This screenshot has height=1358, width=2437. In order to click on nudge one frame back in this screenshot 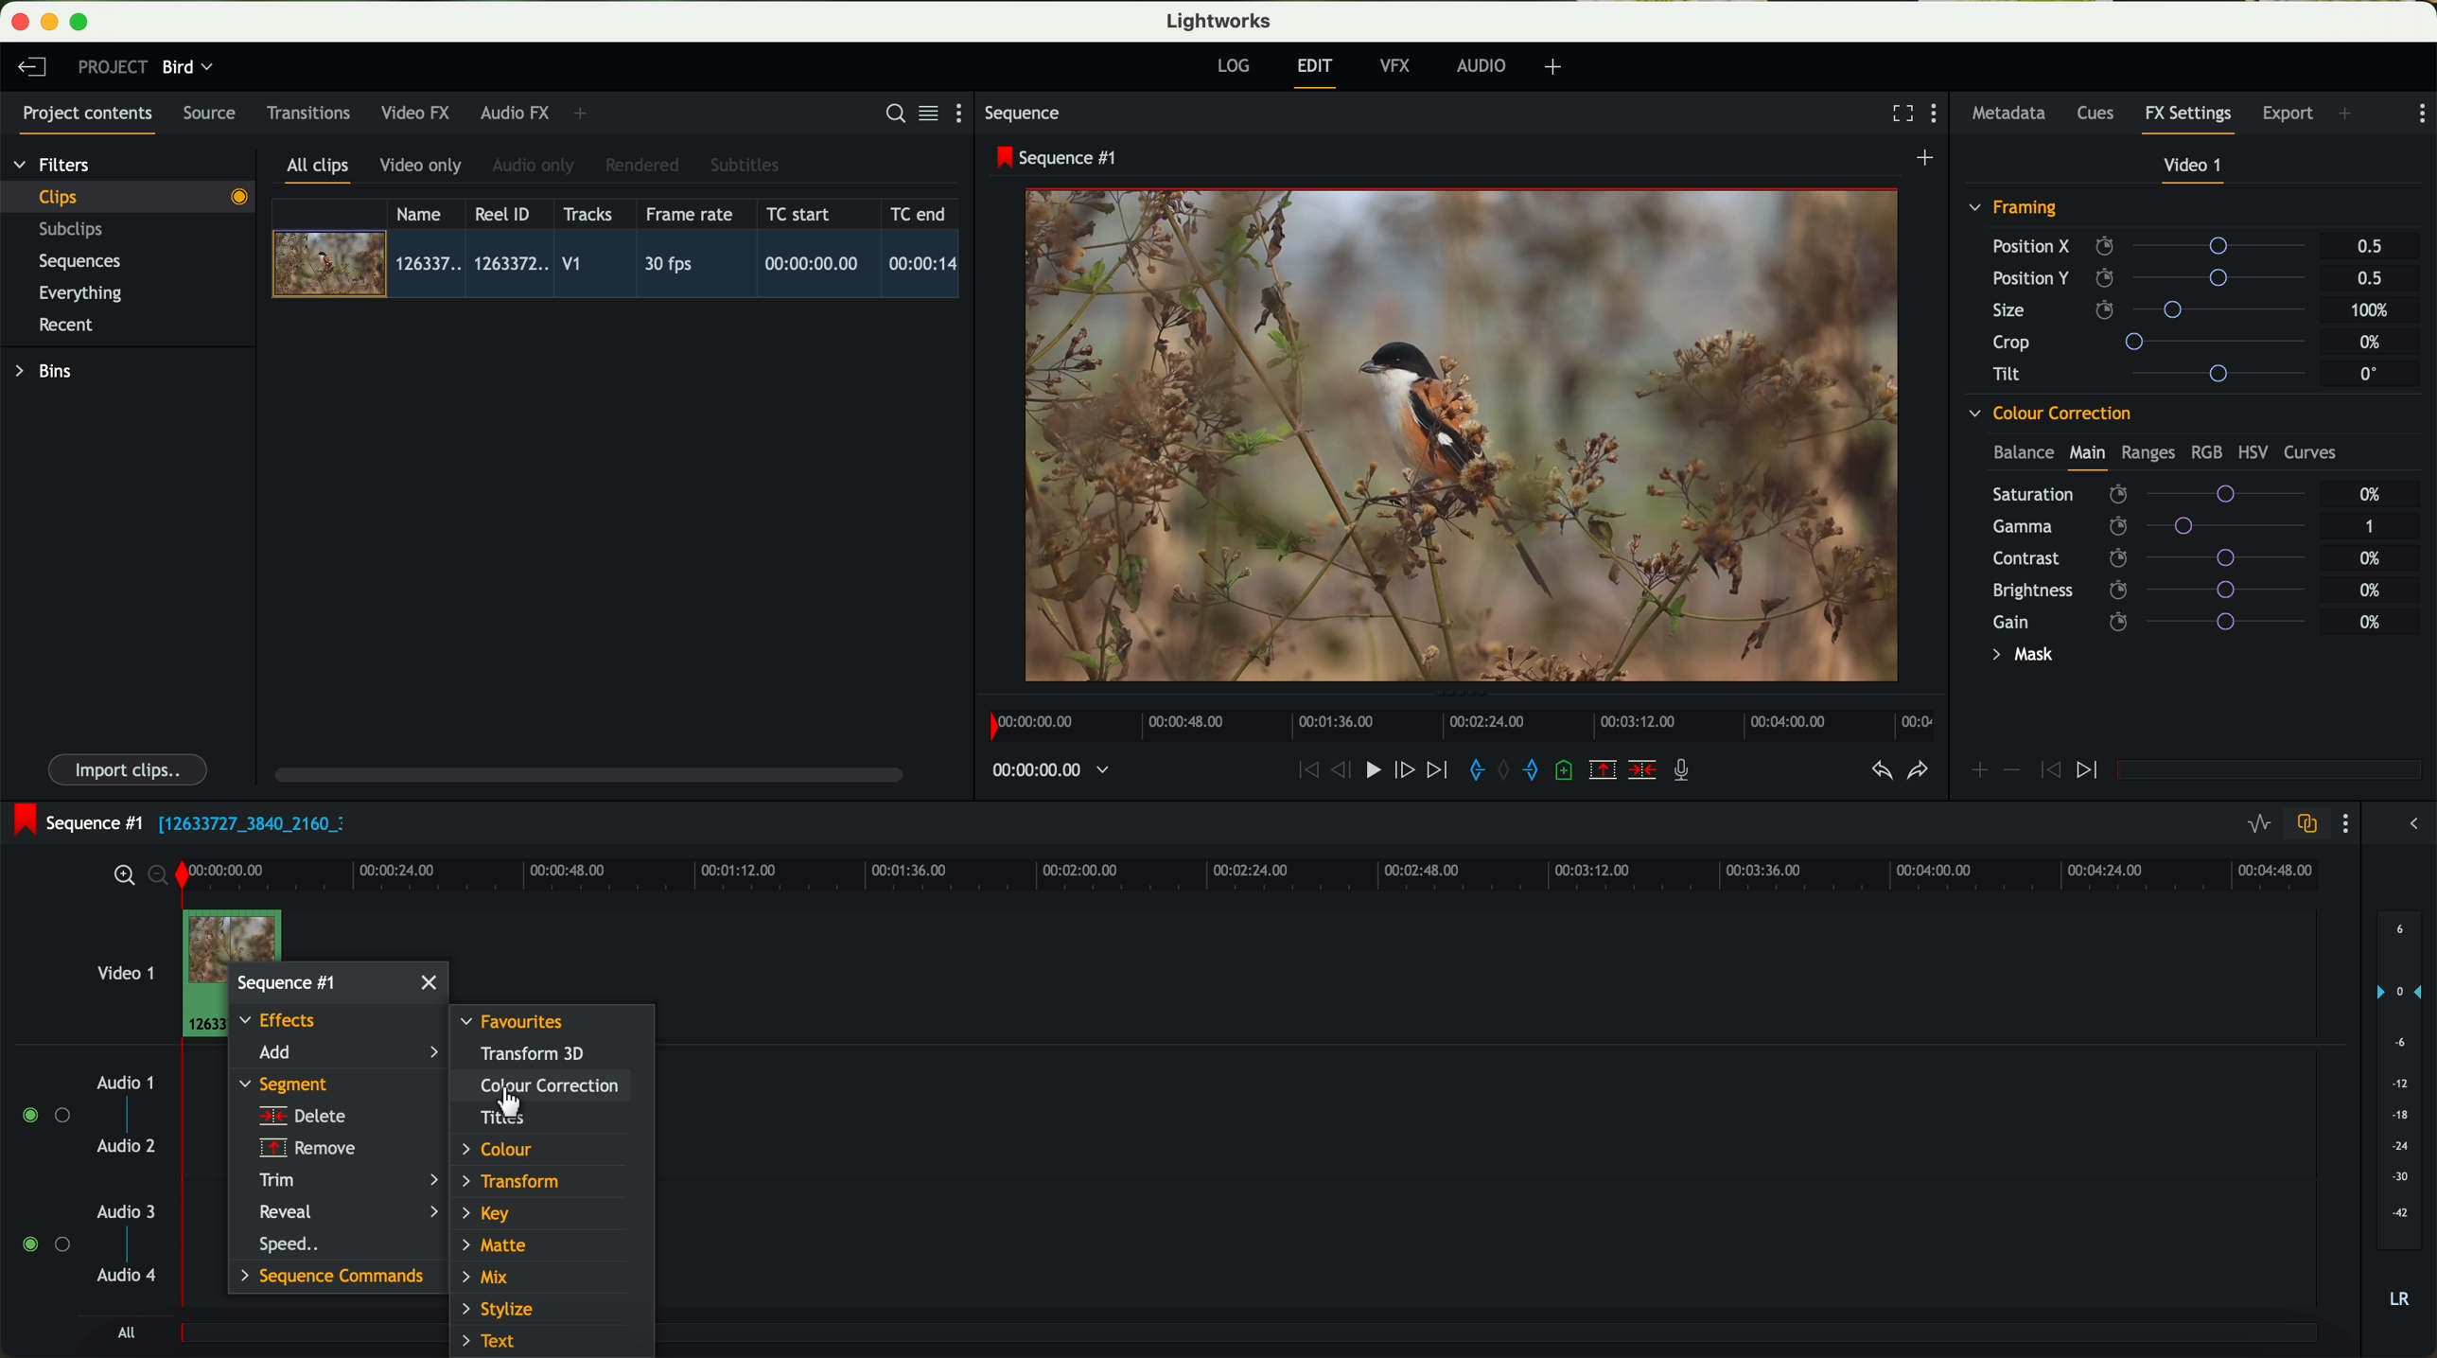, I will do `click(1344, 772)`.